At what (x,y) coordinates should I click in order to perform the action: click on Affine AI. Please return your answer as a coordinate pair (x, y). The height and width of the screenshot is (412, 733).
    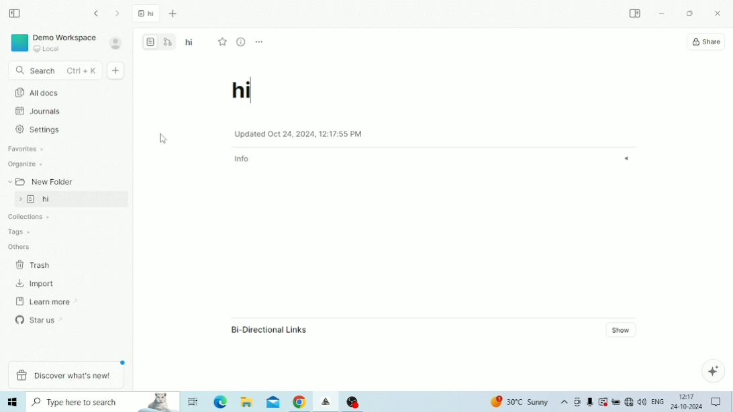
    Looking at the image, I should click on (713, 370).